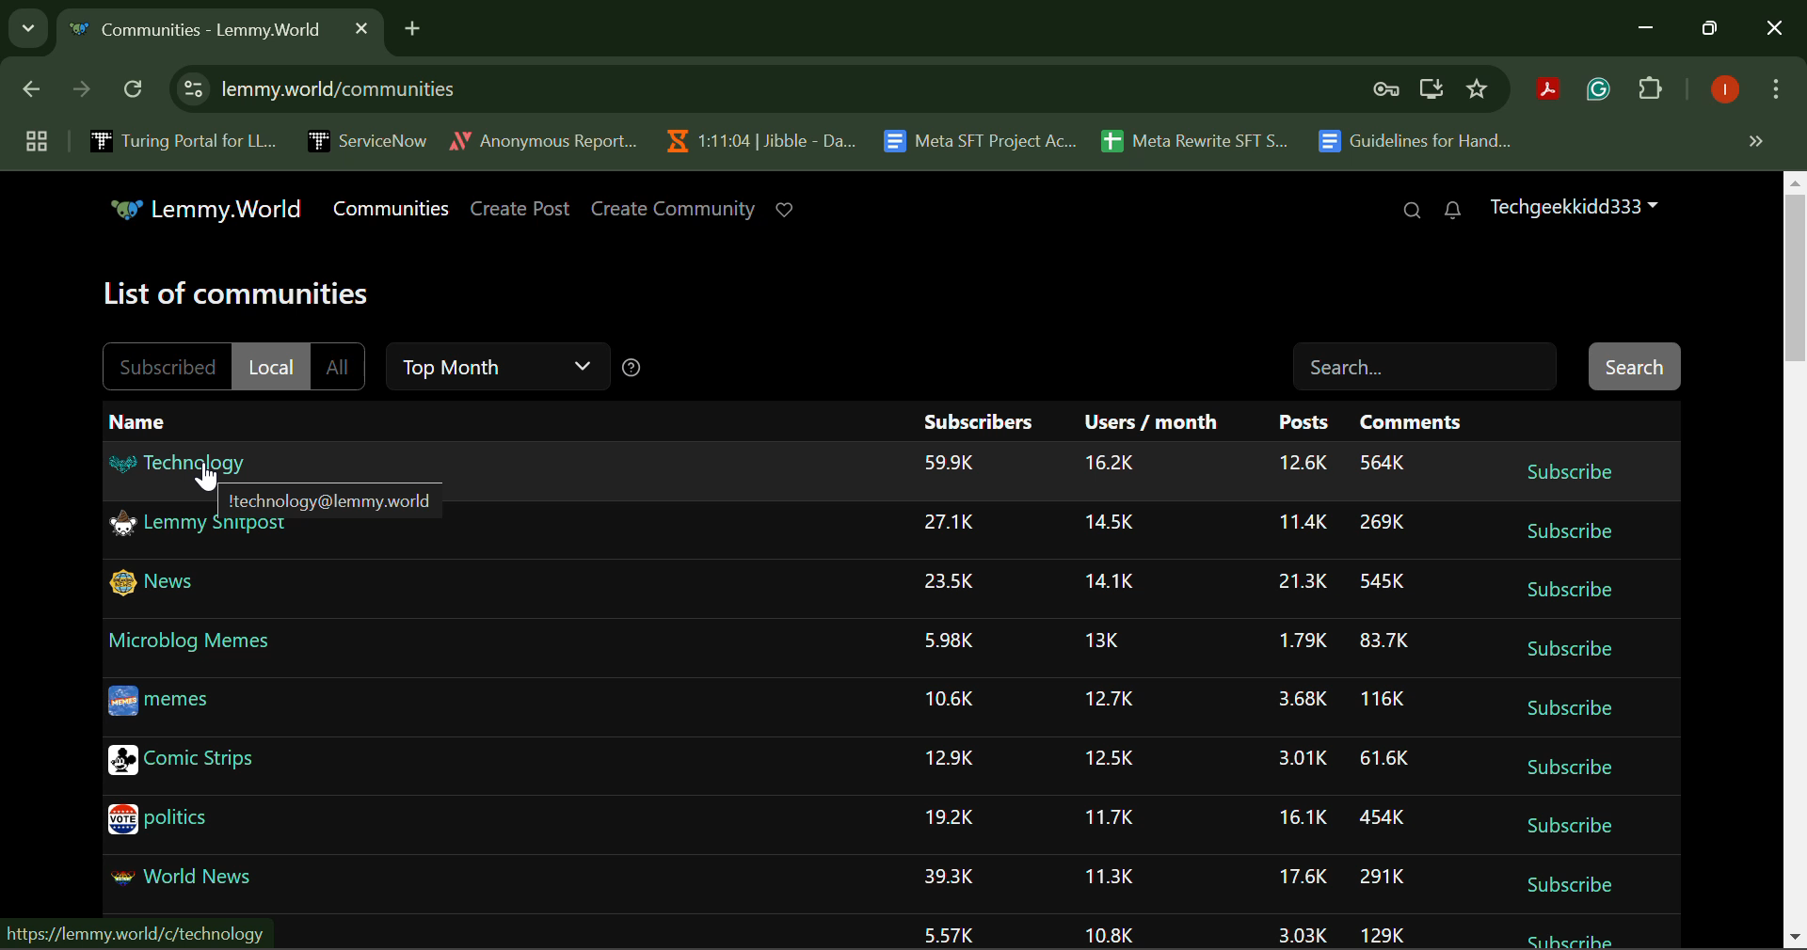 This screenshot has height=950, width=1807. Describe the element at coordinates (1569, 649) in the screenshot. I see `Subscribe Button` at that location.